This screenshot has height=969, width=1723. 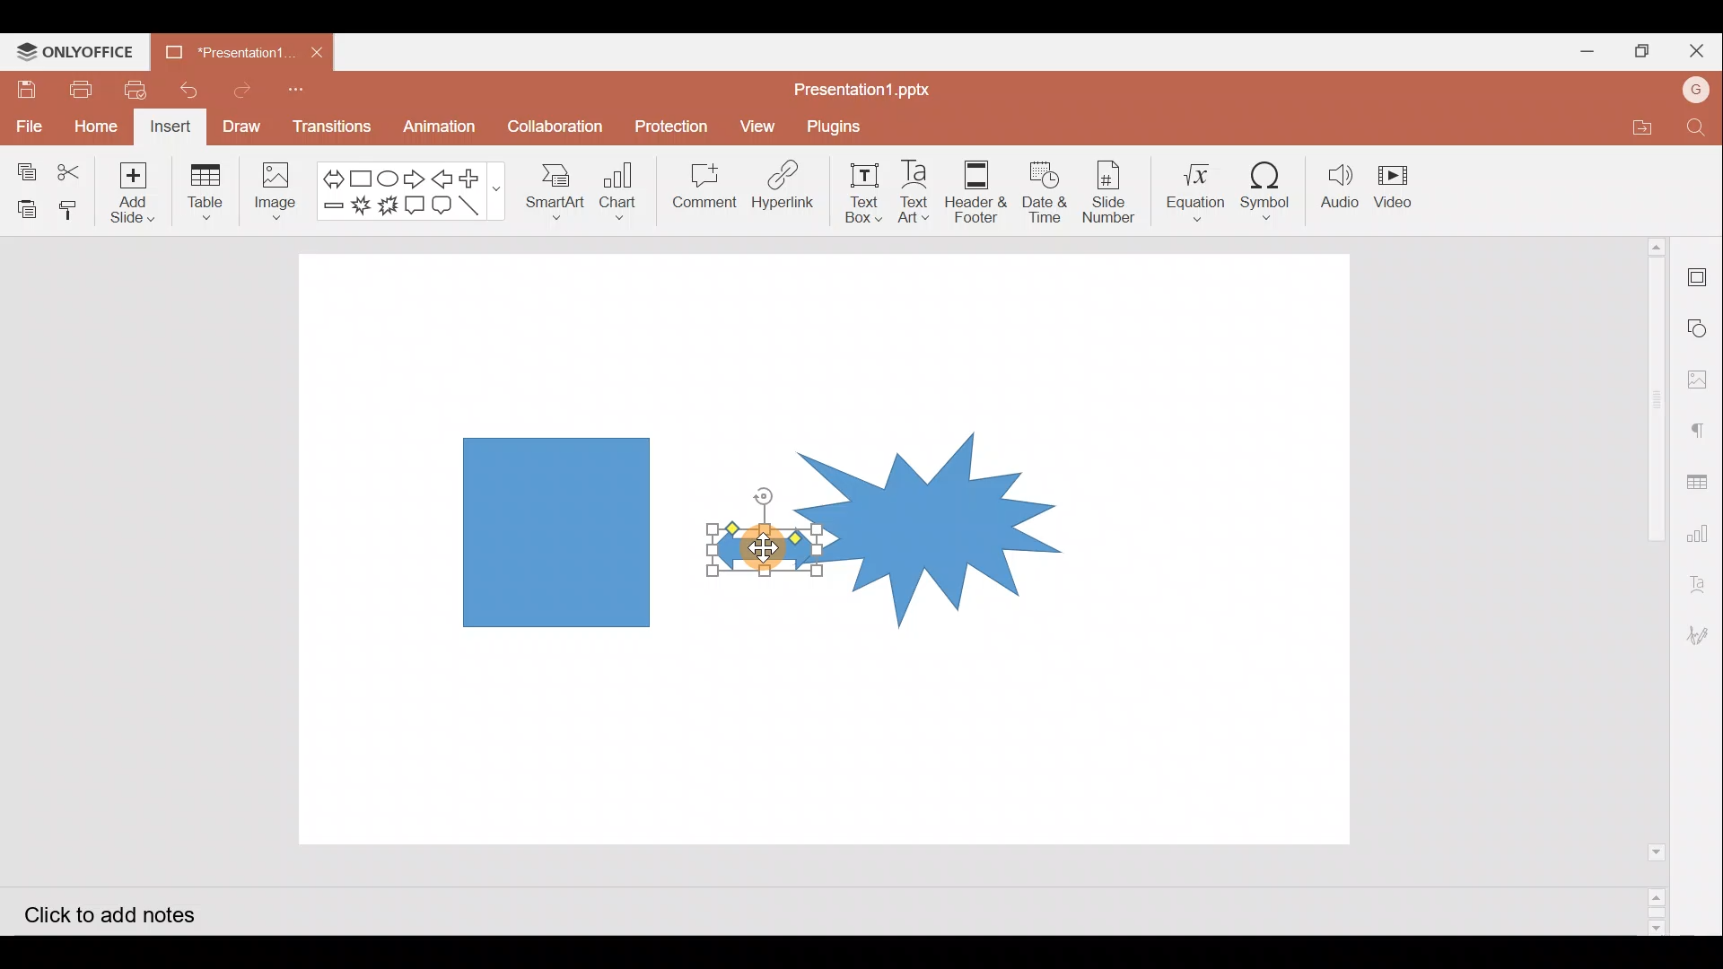 I want to click on File, so click(x=28, y=123).